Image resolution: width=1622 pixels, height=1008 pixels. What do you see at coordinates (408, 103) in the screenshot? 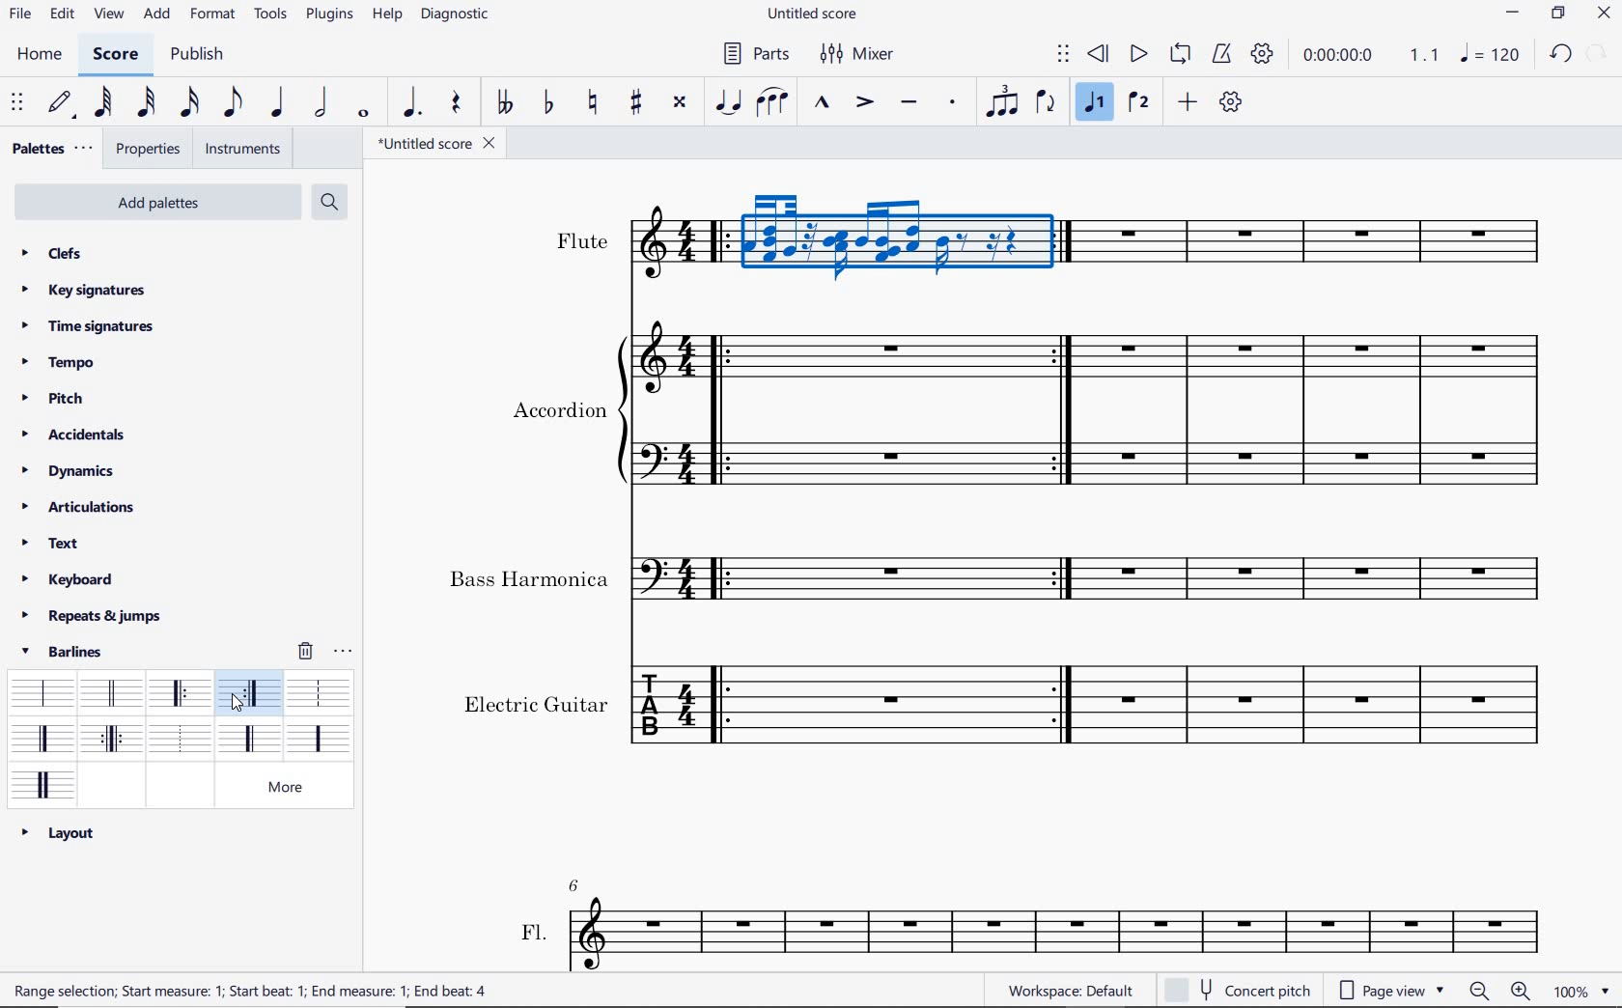
I see `augmentation dot` at bounding box center [408, 103].